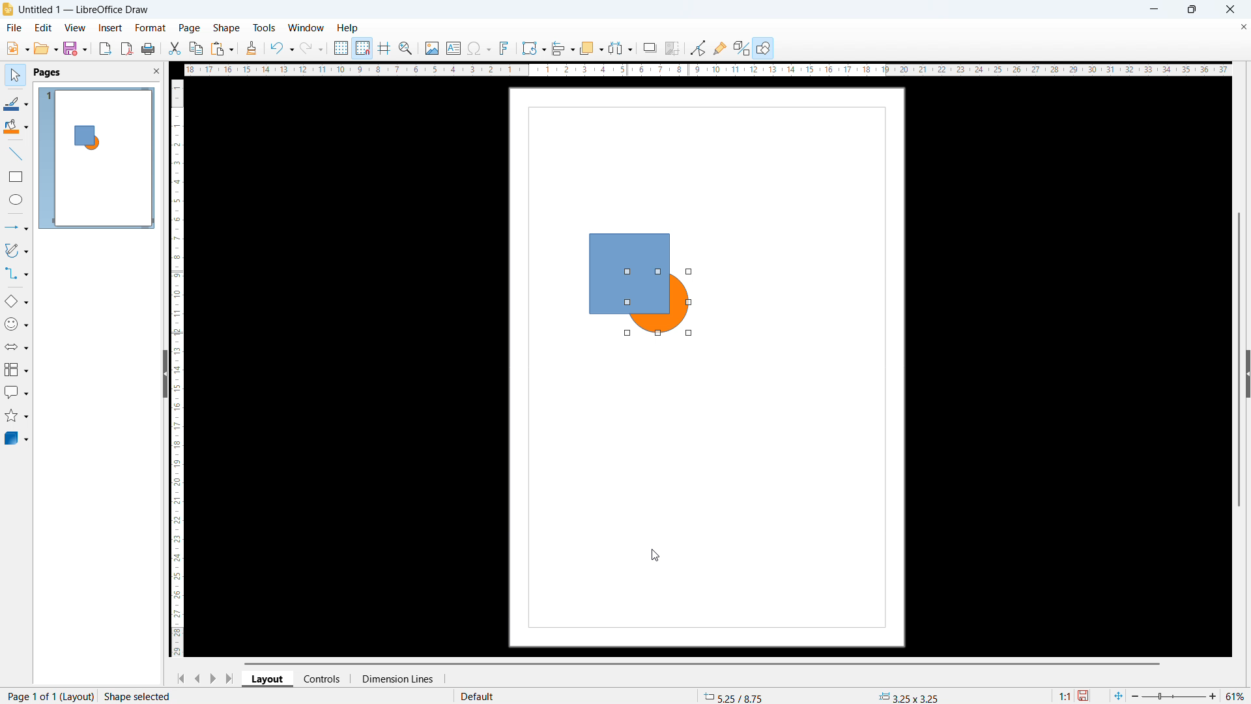 This screenshot has width=1251, height=704. What do you see at coordinates (189, 28) in the screenshot?
I see `Page ` at bounding box center [189, 28].